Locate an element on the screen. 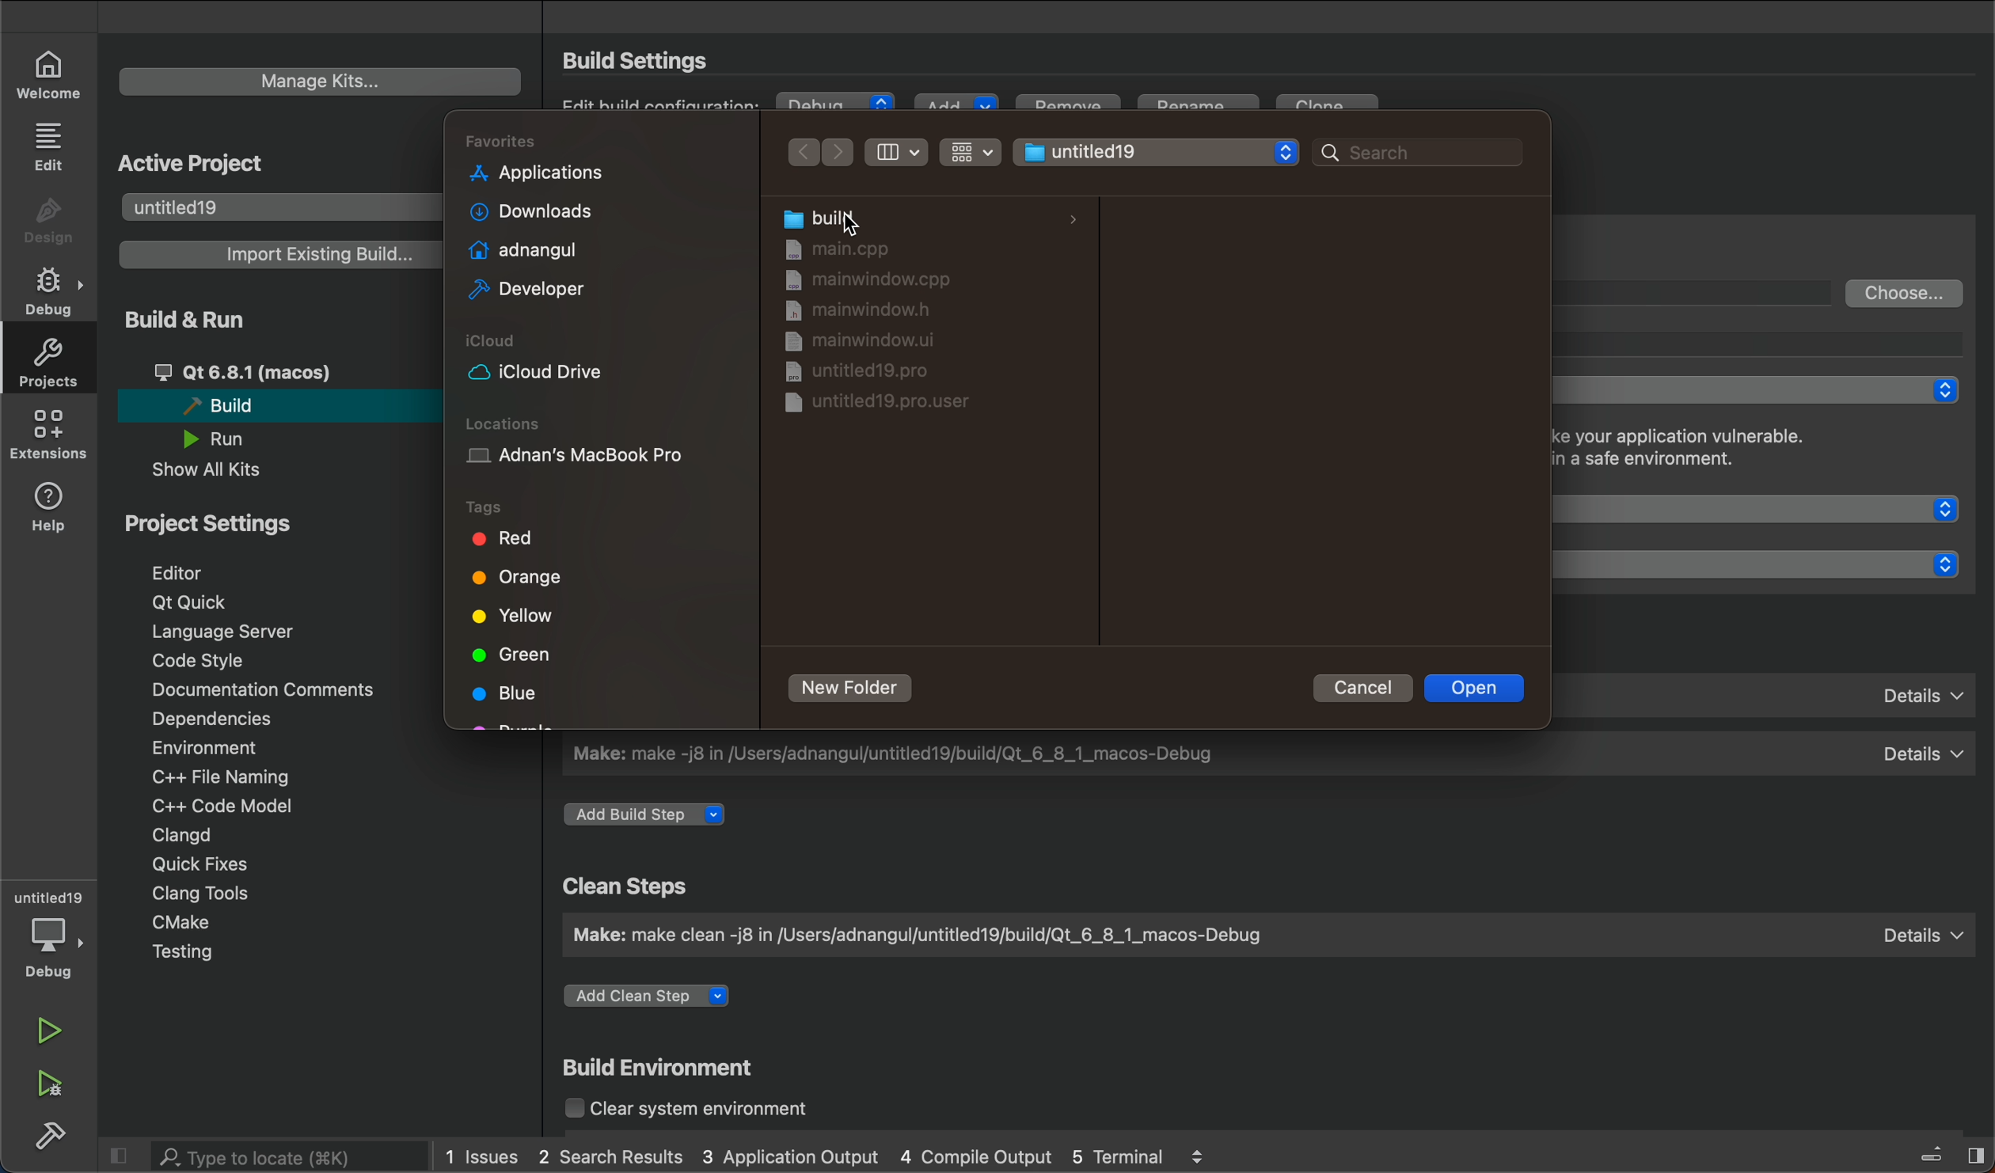 The width and height of the screenshot is (1995, 1173). search is located at coordinates (1407, 151).